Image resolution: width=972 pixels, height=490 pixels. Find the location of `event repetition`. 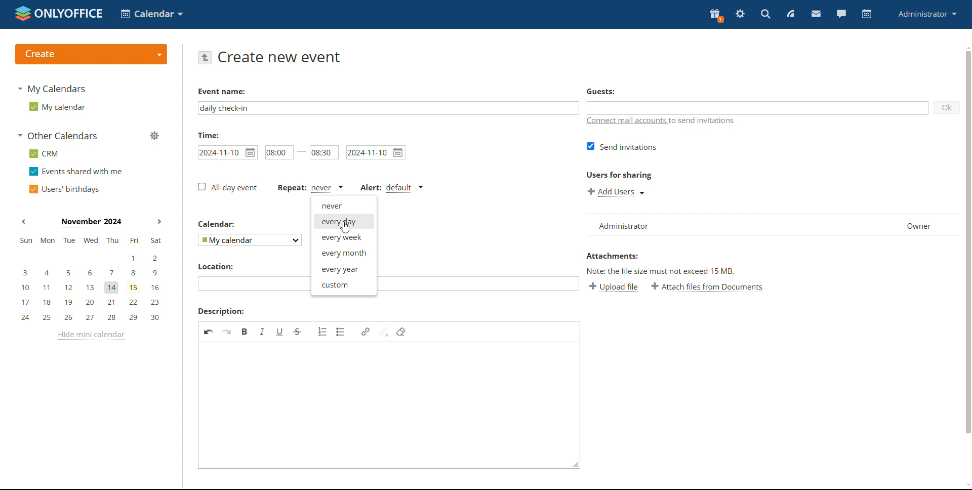

event repetition is located at coordinates (310, 188).